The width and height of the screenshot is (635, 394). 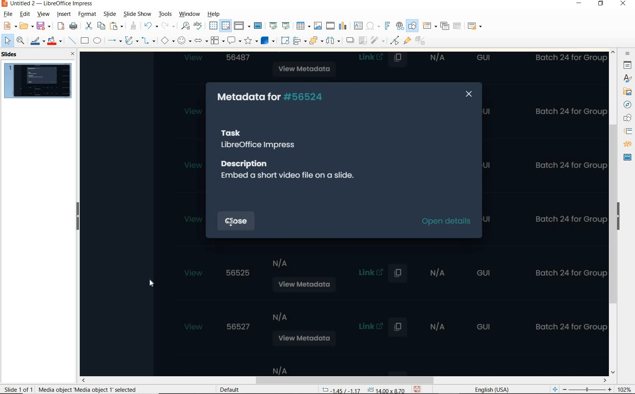 I want to click on TOGGLE EXTRUSION, so click(x=421, y=41).